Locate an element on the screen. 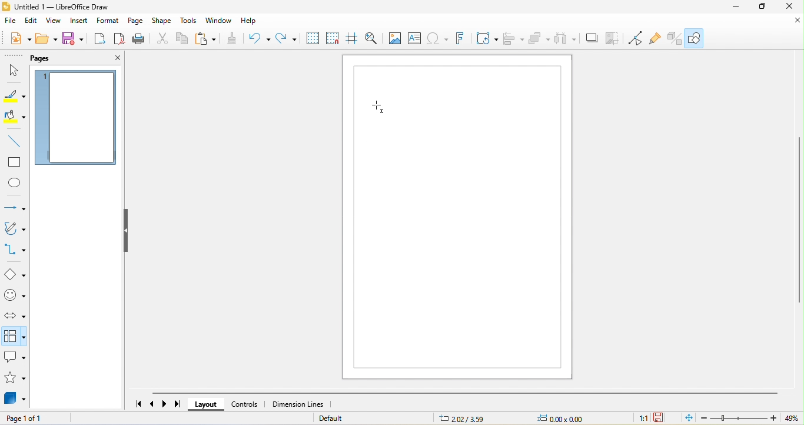  clone formatting is located at coordinates (233, 39).